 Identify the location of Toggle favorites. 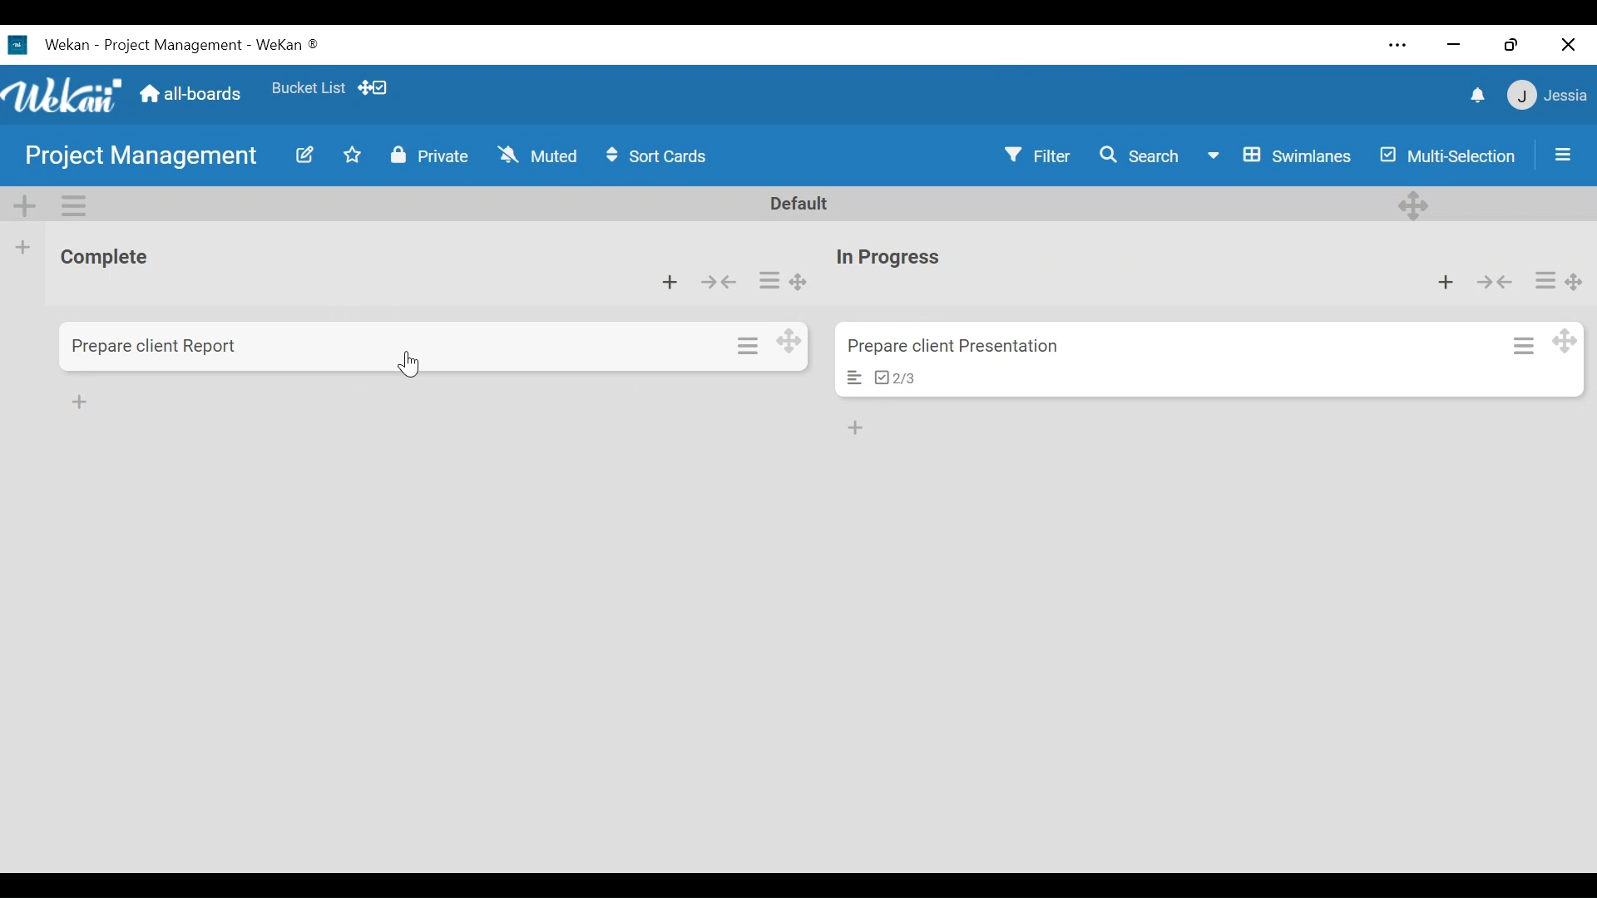
(354, 155).